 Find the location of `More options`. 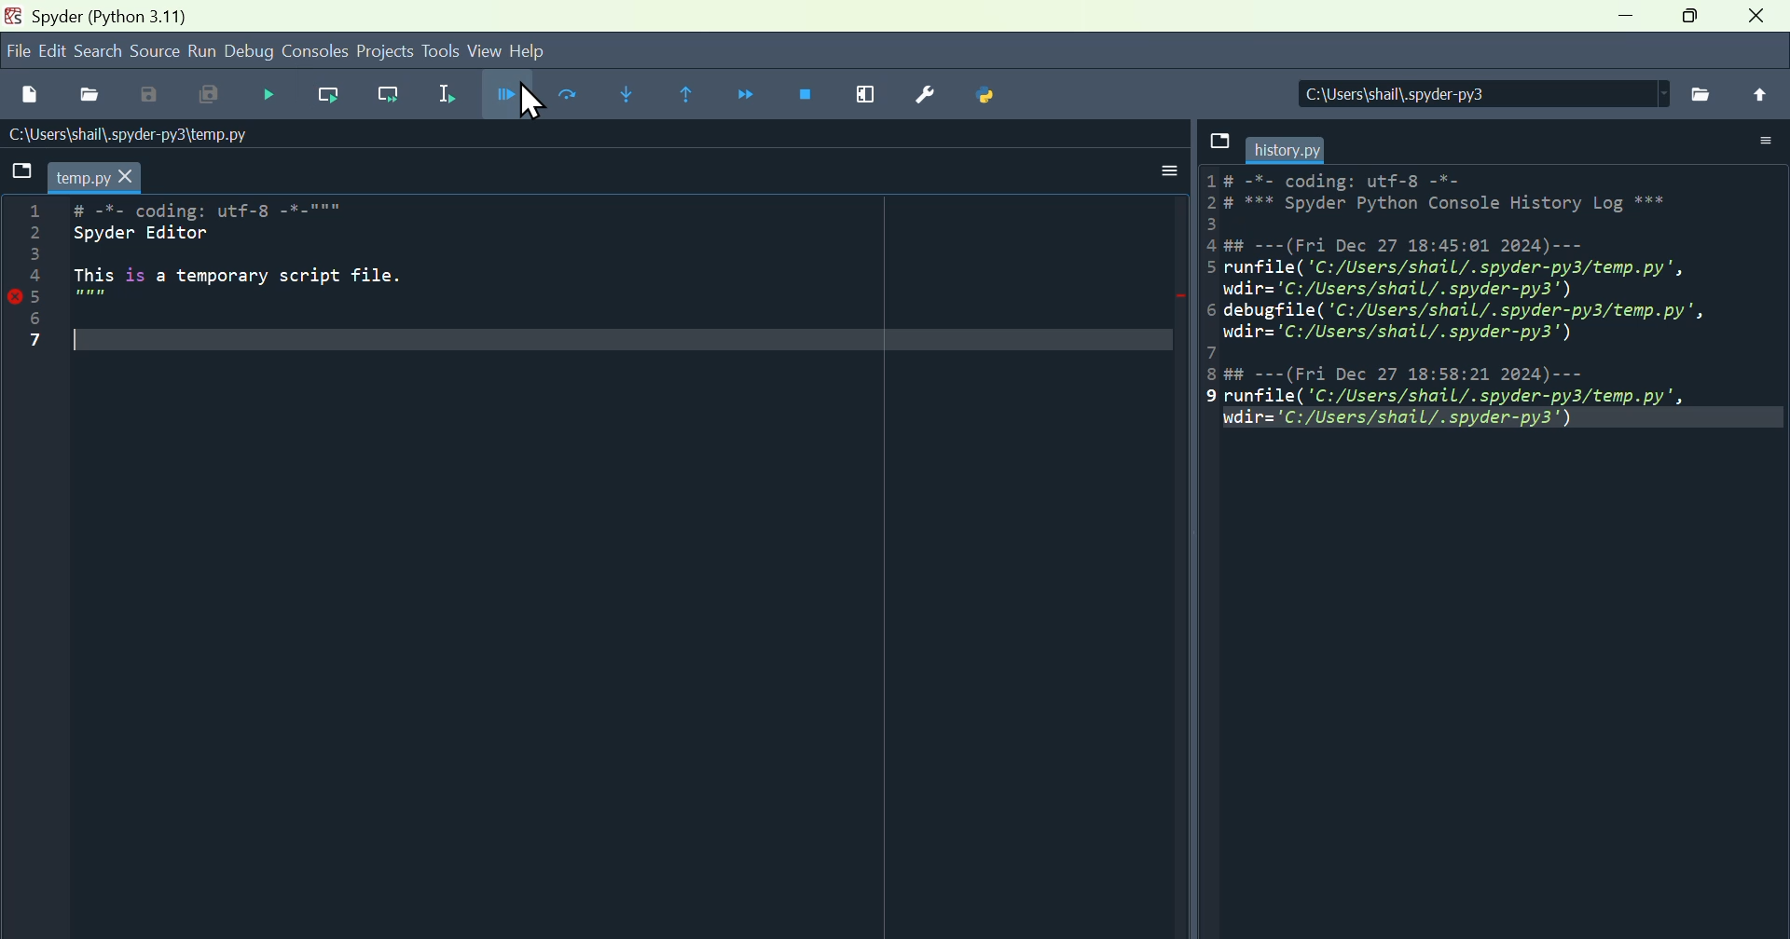

More options is located at coordinates (1767, 136).